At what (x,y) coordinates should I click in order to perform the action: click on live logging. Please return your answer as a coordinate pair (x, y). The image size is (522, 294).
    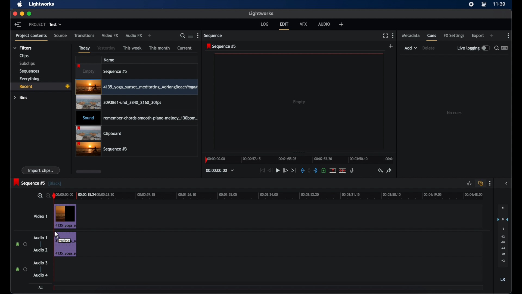
    Looking at the image, I should click on (474, 48).